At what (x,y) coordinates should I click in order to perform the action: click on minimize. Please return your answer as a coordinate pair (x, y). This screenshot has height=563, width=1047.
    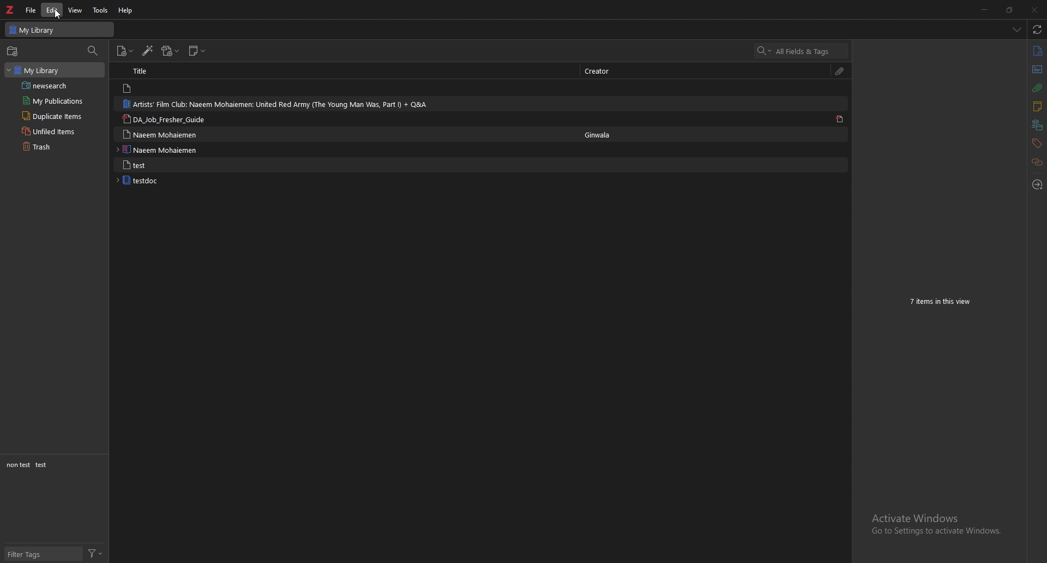
    Looking at the image, I should click on (985, 9).